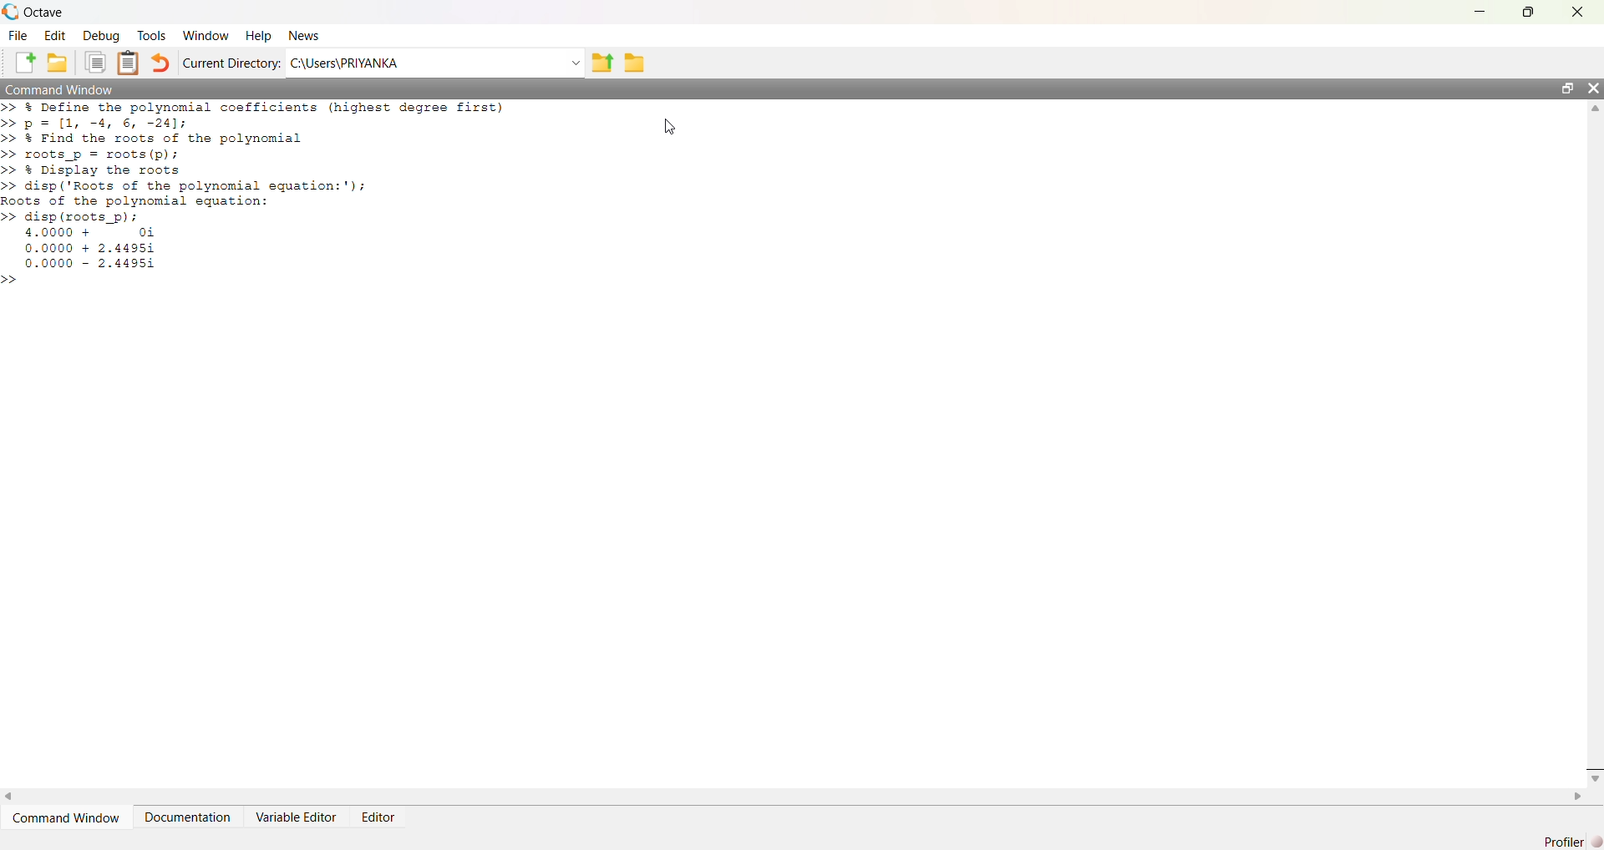 The width and height of the screenshot is (1604, 850). I want to click on File, so click(16, 38).